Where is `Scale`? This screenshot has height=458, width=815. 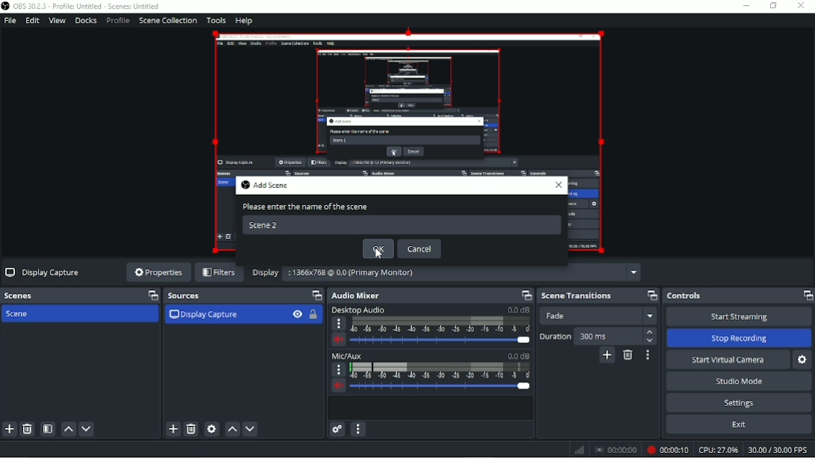
Scale is located at coordinates (440, 371).